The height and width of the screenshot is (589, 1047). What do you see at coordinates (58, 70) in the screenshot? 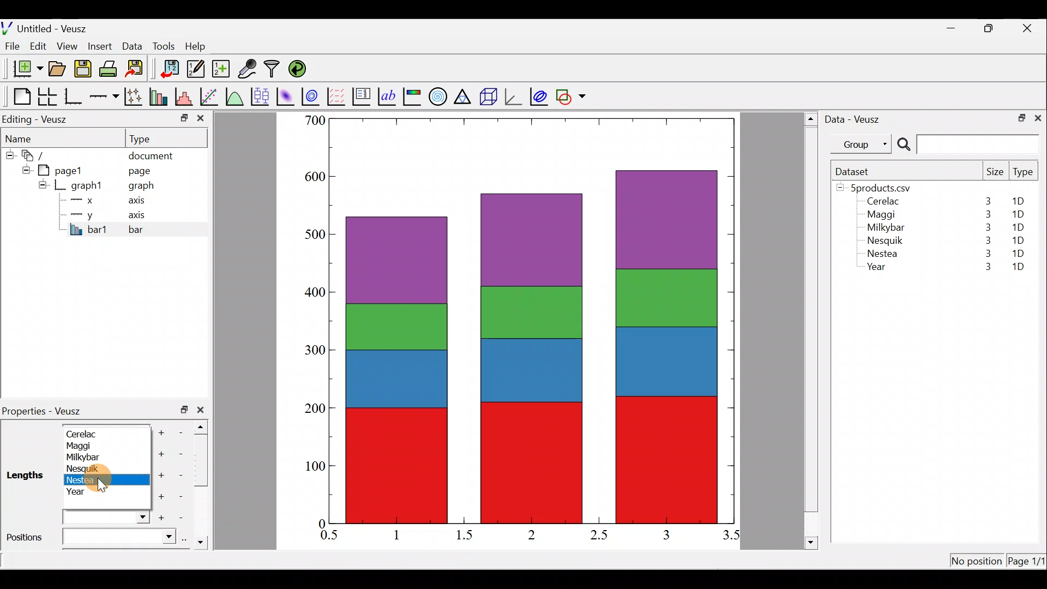
I see `Open a document` at bounding box center [58, 70].